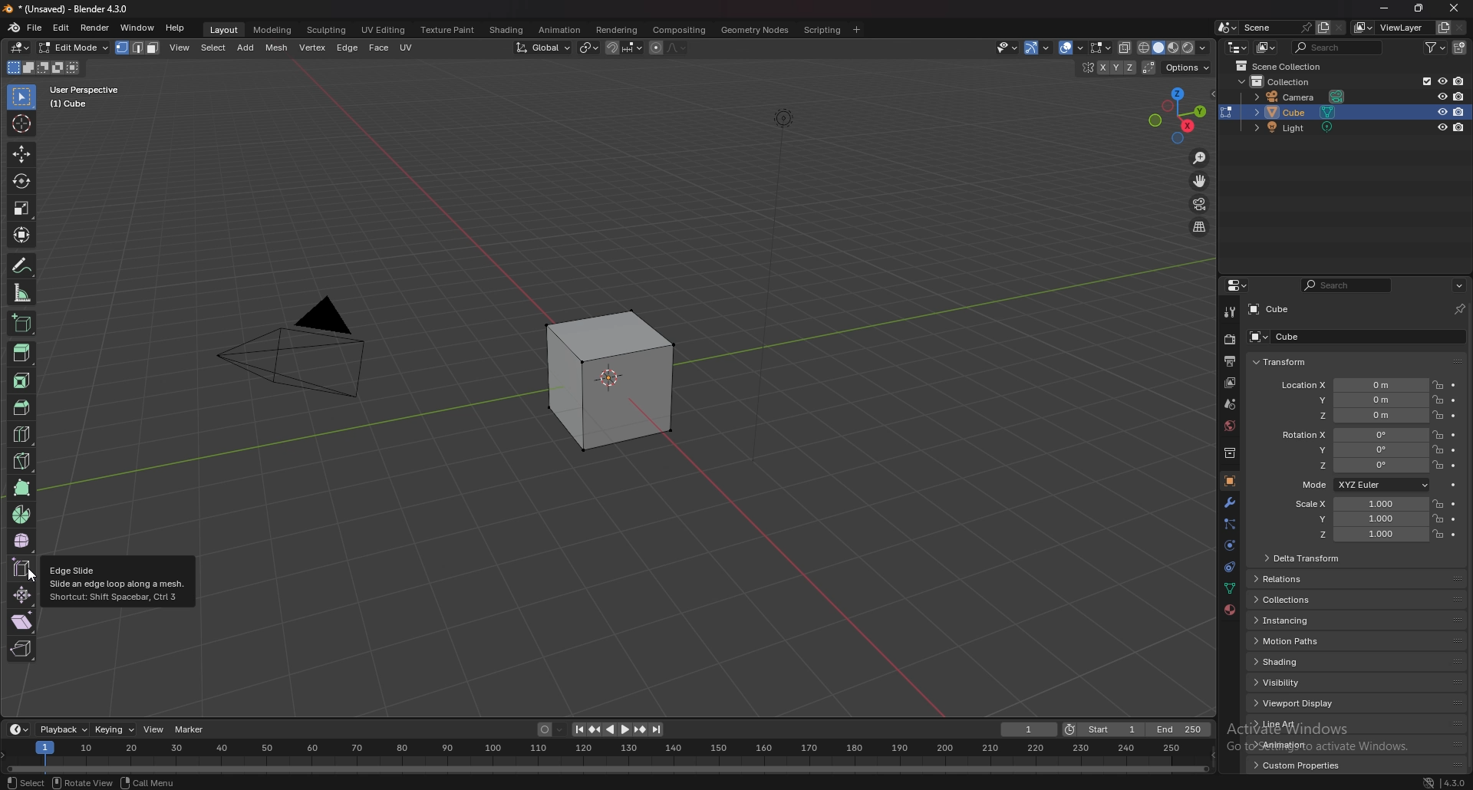  Describe the element at coordinates (1438, 435) in the screenshot. I see `lock` at that location.